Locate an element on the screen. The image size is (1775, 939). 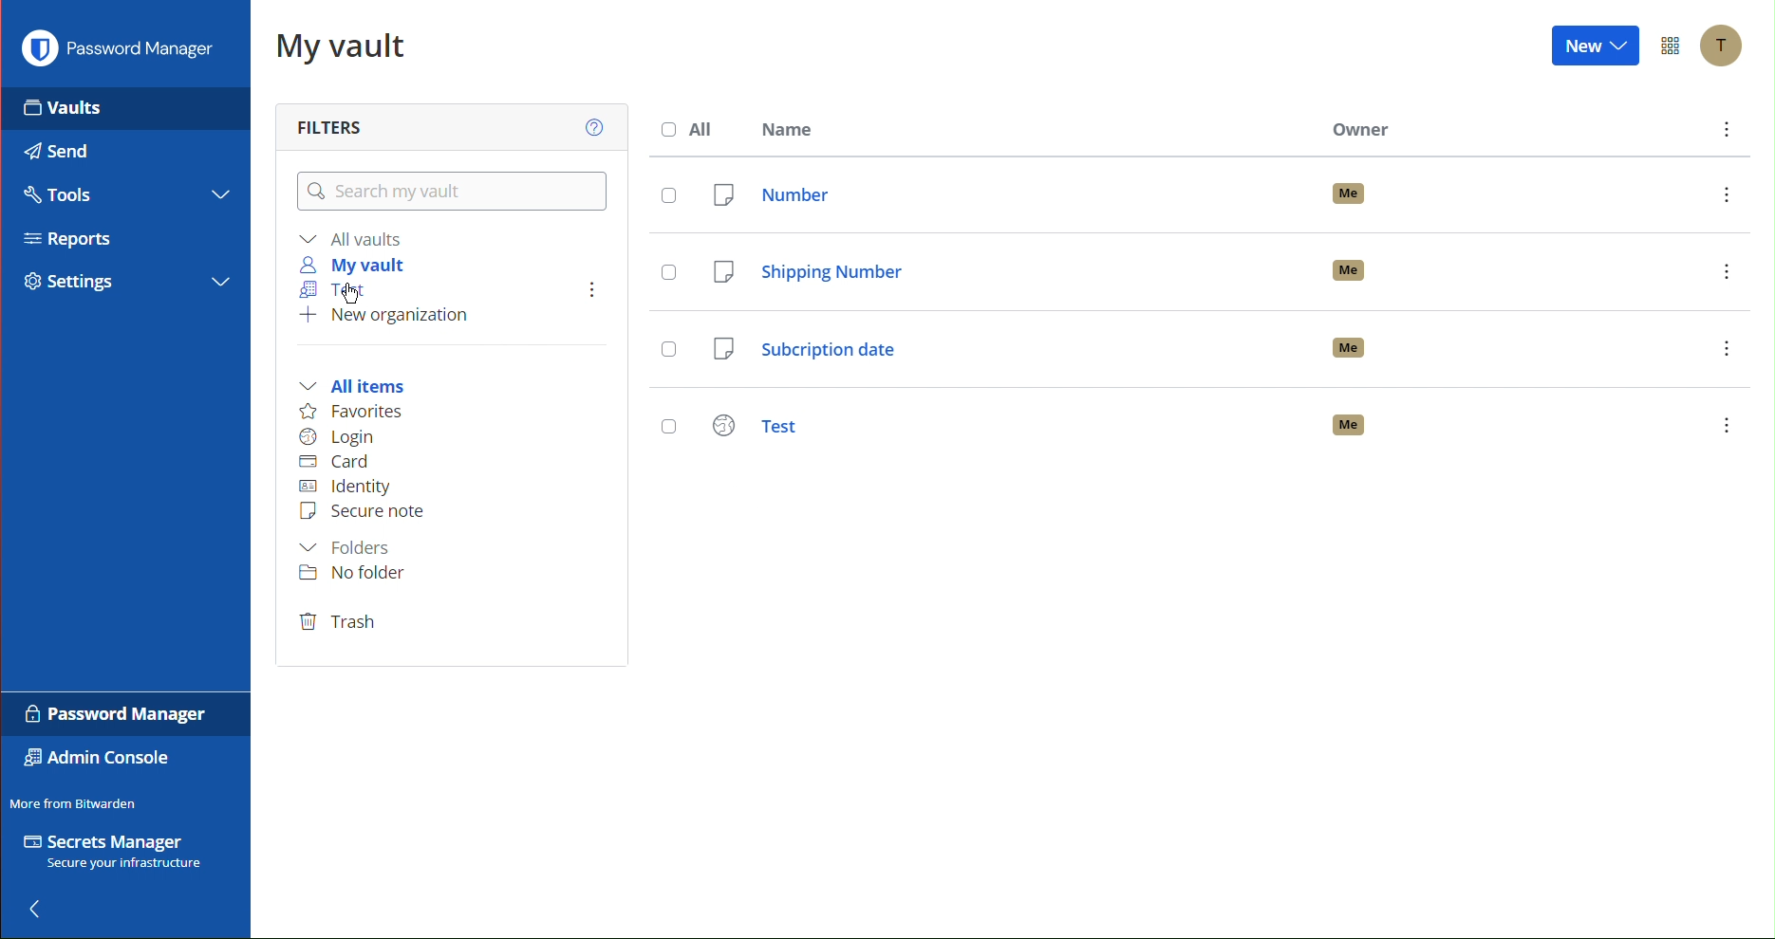
Tools is located at coordinates (62, 198).